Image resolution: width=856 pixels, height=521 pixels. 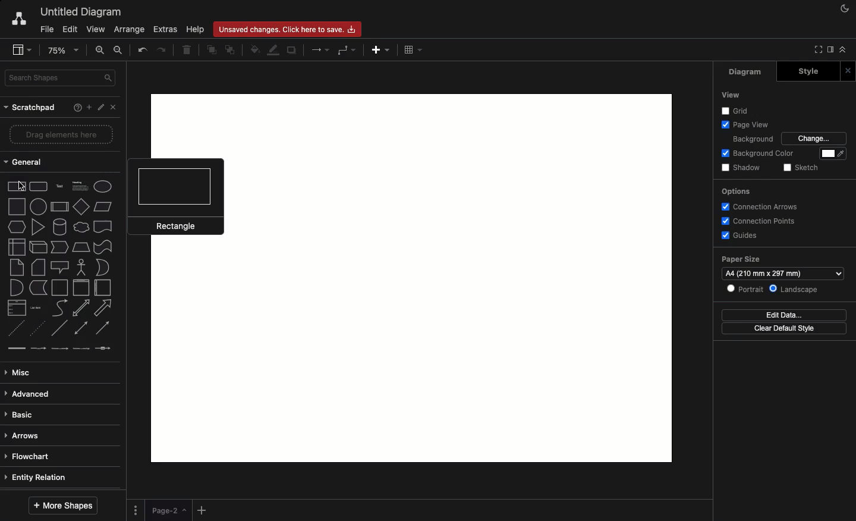 I want to click on step, so click(x=56, y=247).